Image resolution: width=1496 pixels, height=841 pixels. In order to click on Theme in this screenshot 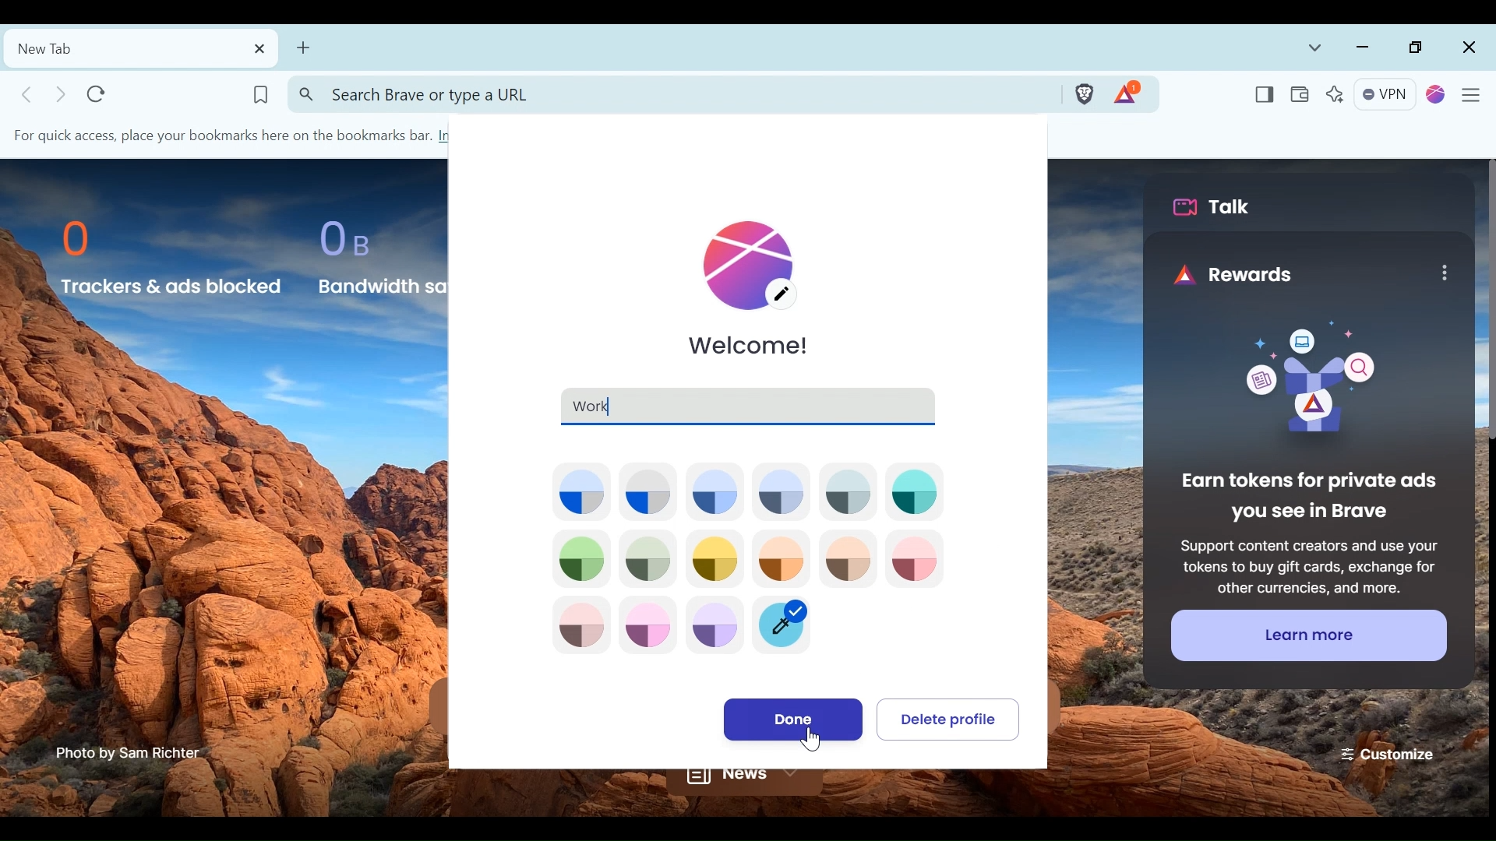, I will do `click(781, 490)`.